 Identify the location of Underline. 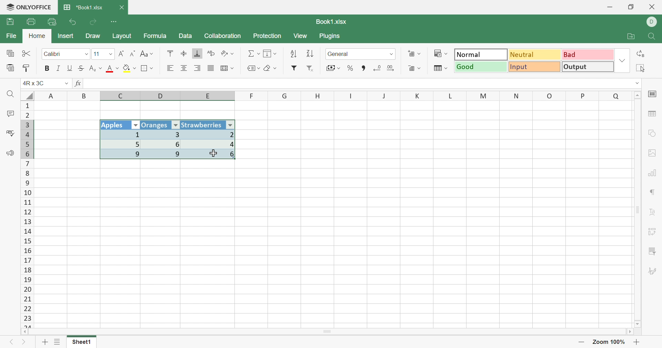
(70, 68).